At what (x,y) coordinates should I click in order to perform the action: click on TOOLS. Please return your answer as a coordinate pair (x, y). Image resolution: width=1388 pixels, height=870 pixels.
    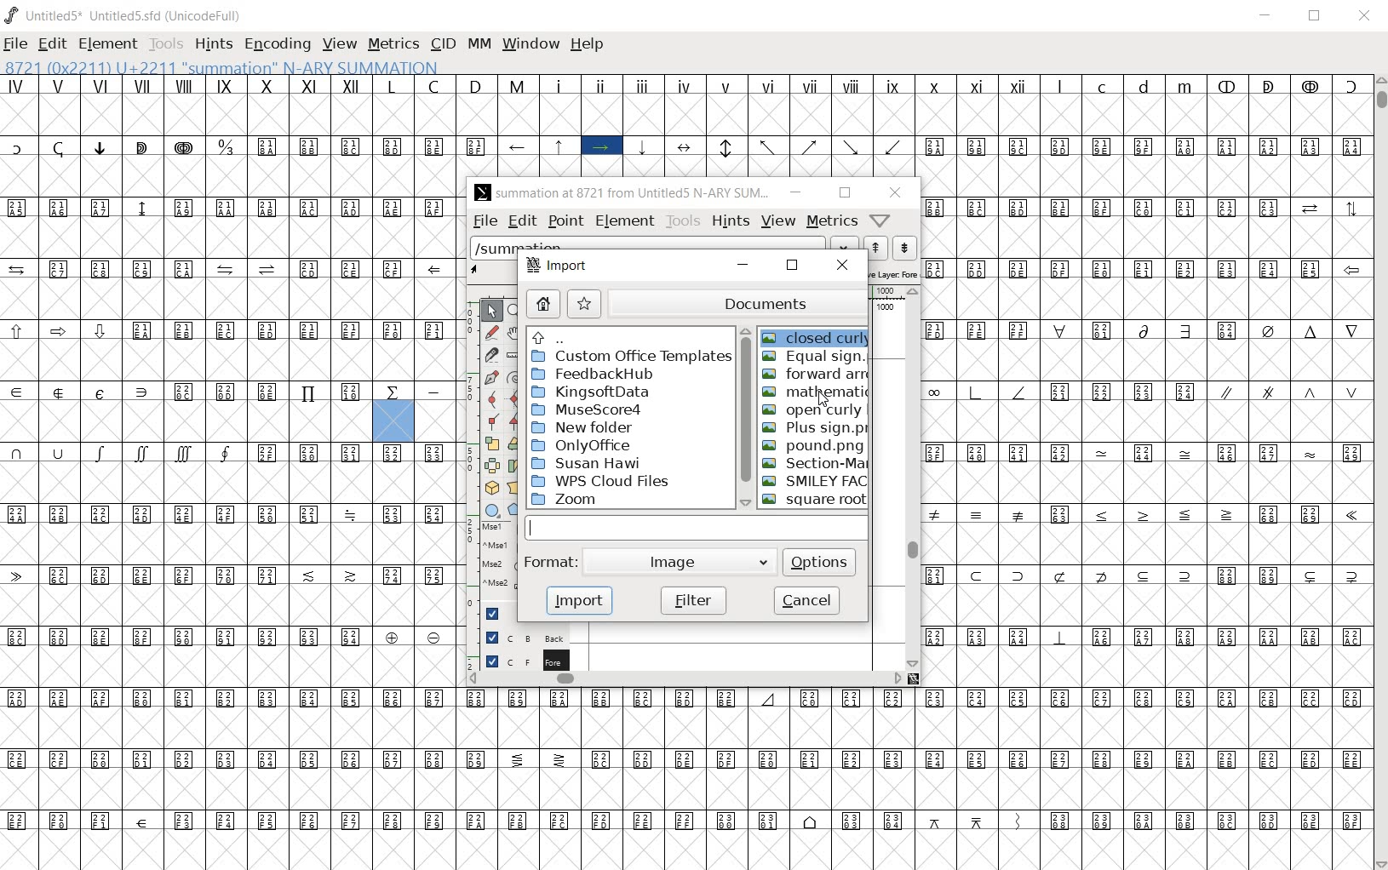
    Looking at the image, I should click on (164, 43).